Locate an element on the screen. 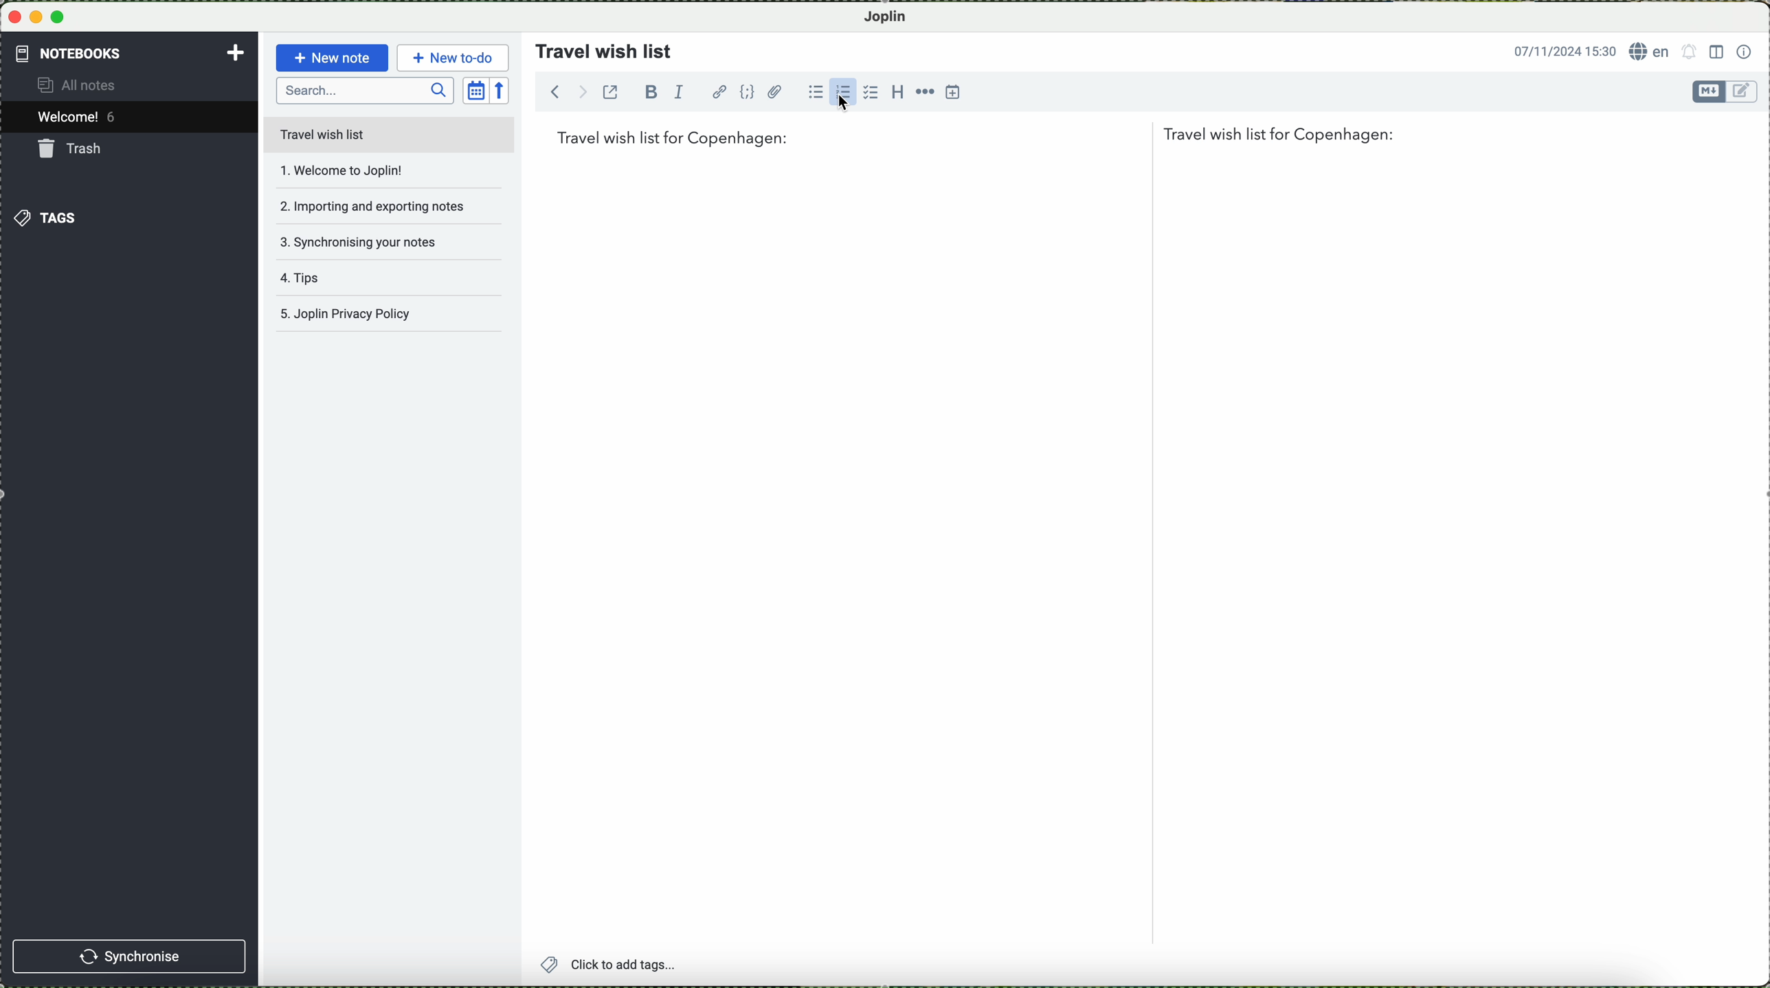 This screenshot has width=1770, height=988. attach file is located at coordinates (775, 91).